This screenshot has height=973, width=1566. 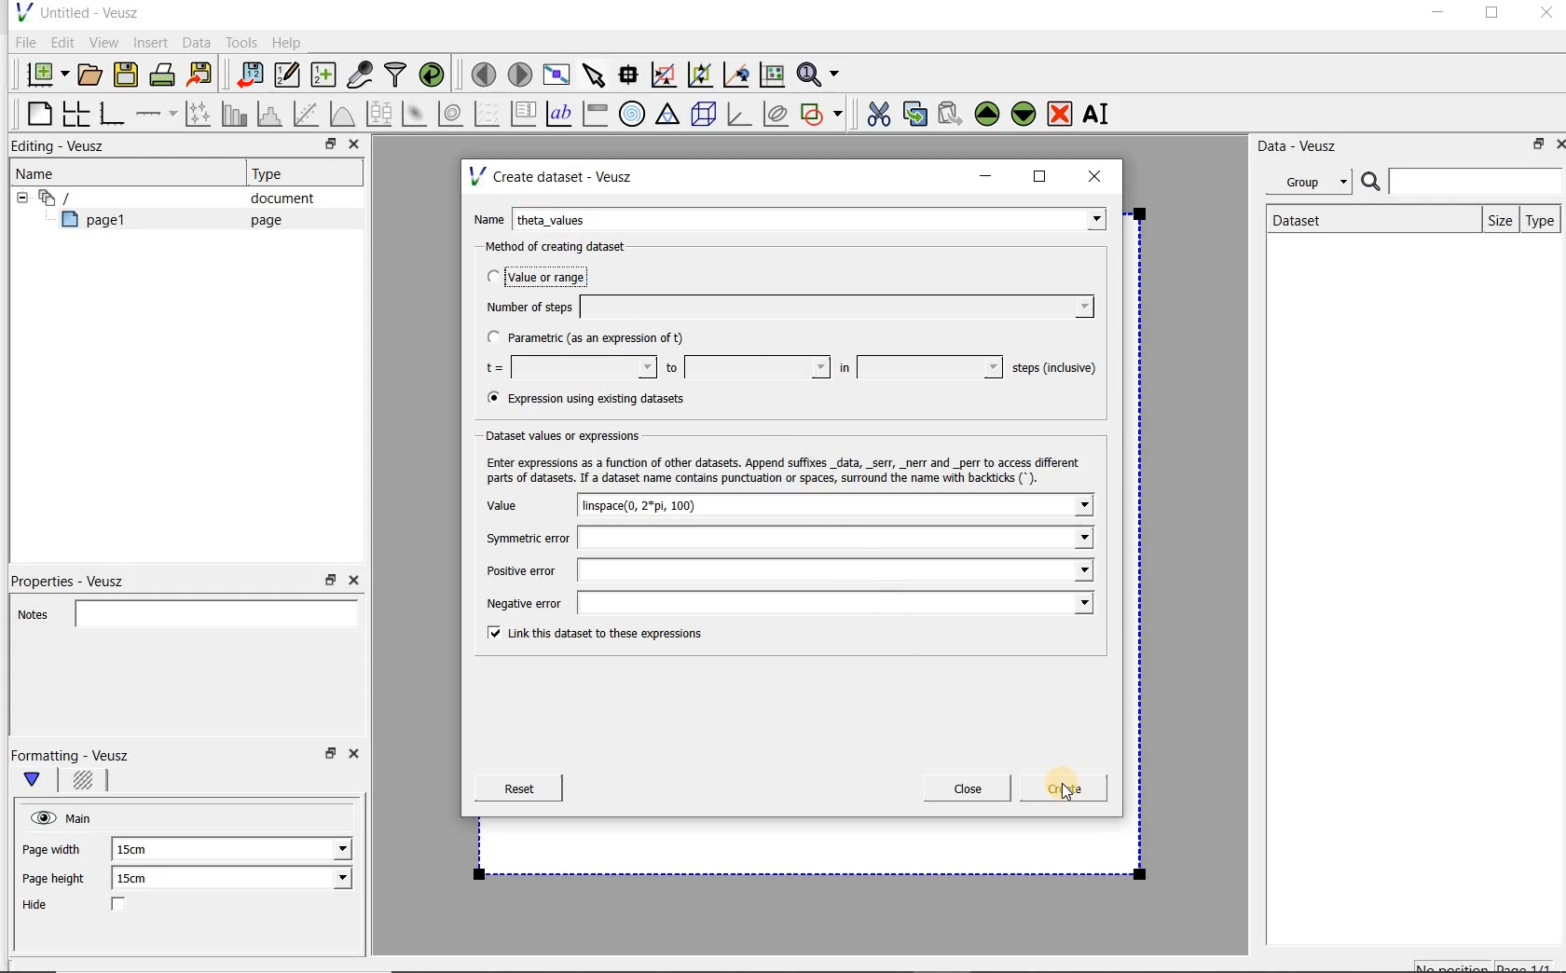 I want to click on Tools, so click(x=240, y=43).